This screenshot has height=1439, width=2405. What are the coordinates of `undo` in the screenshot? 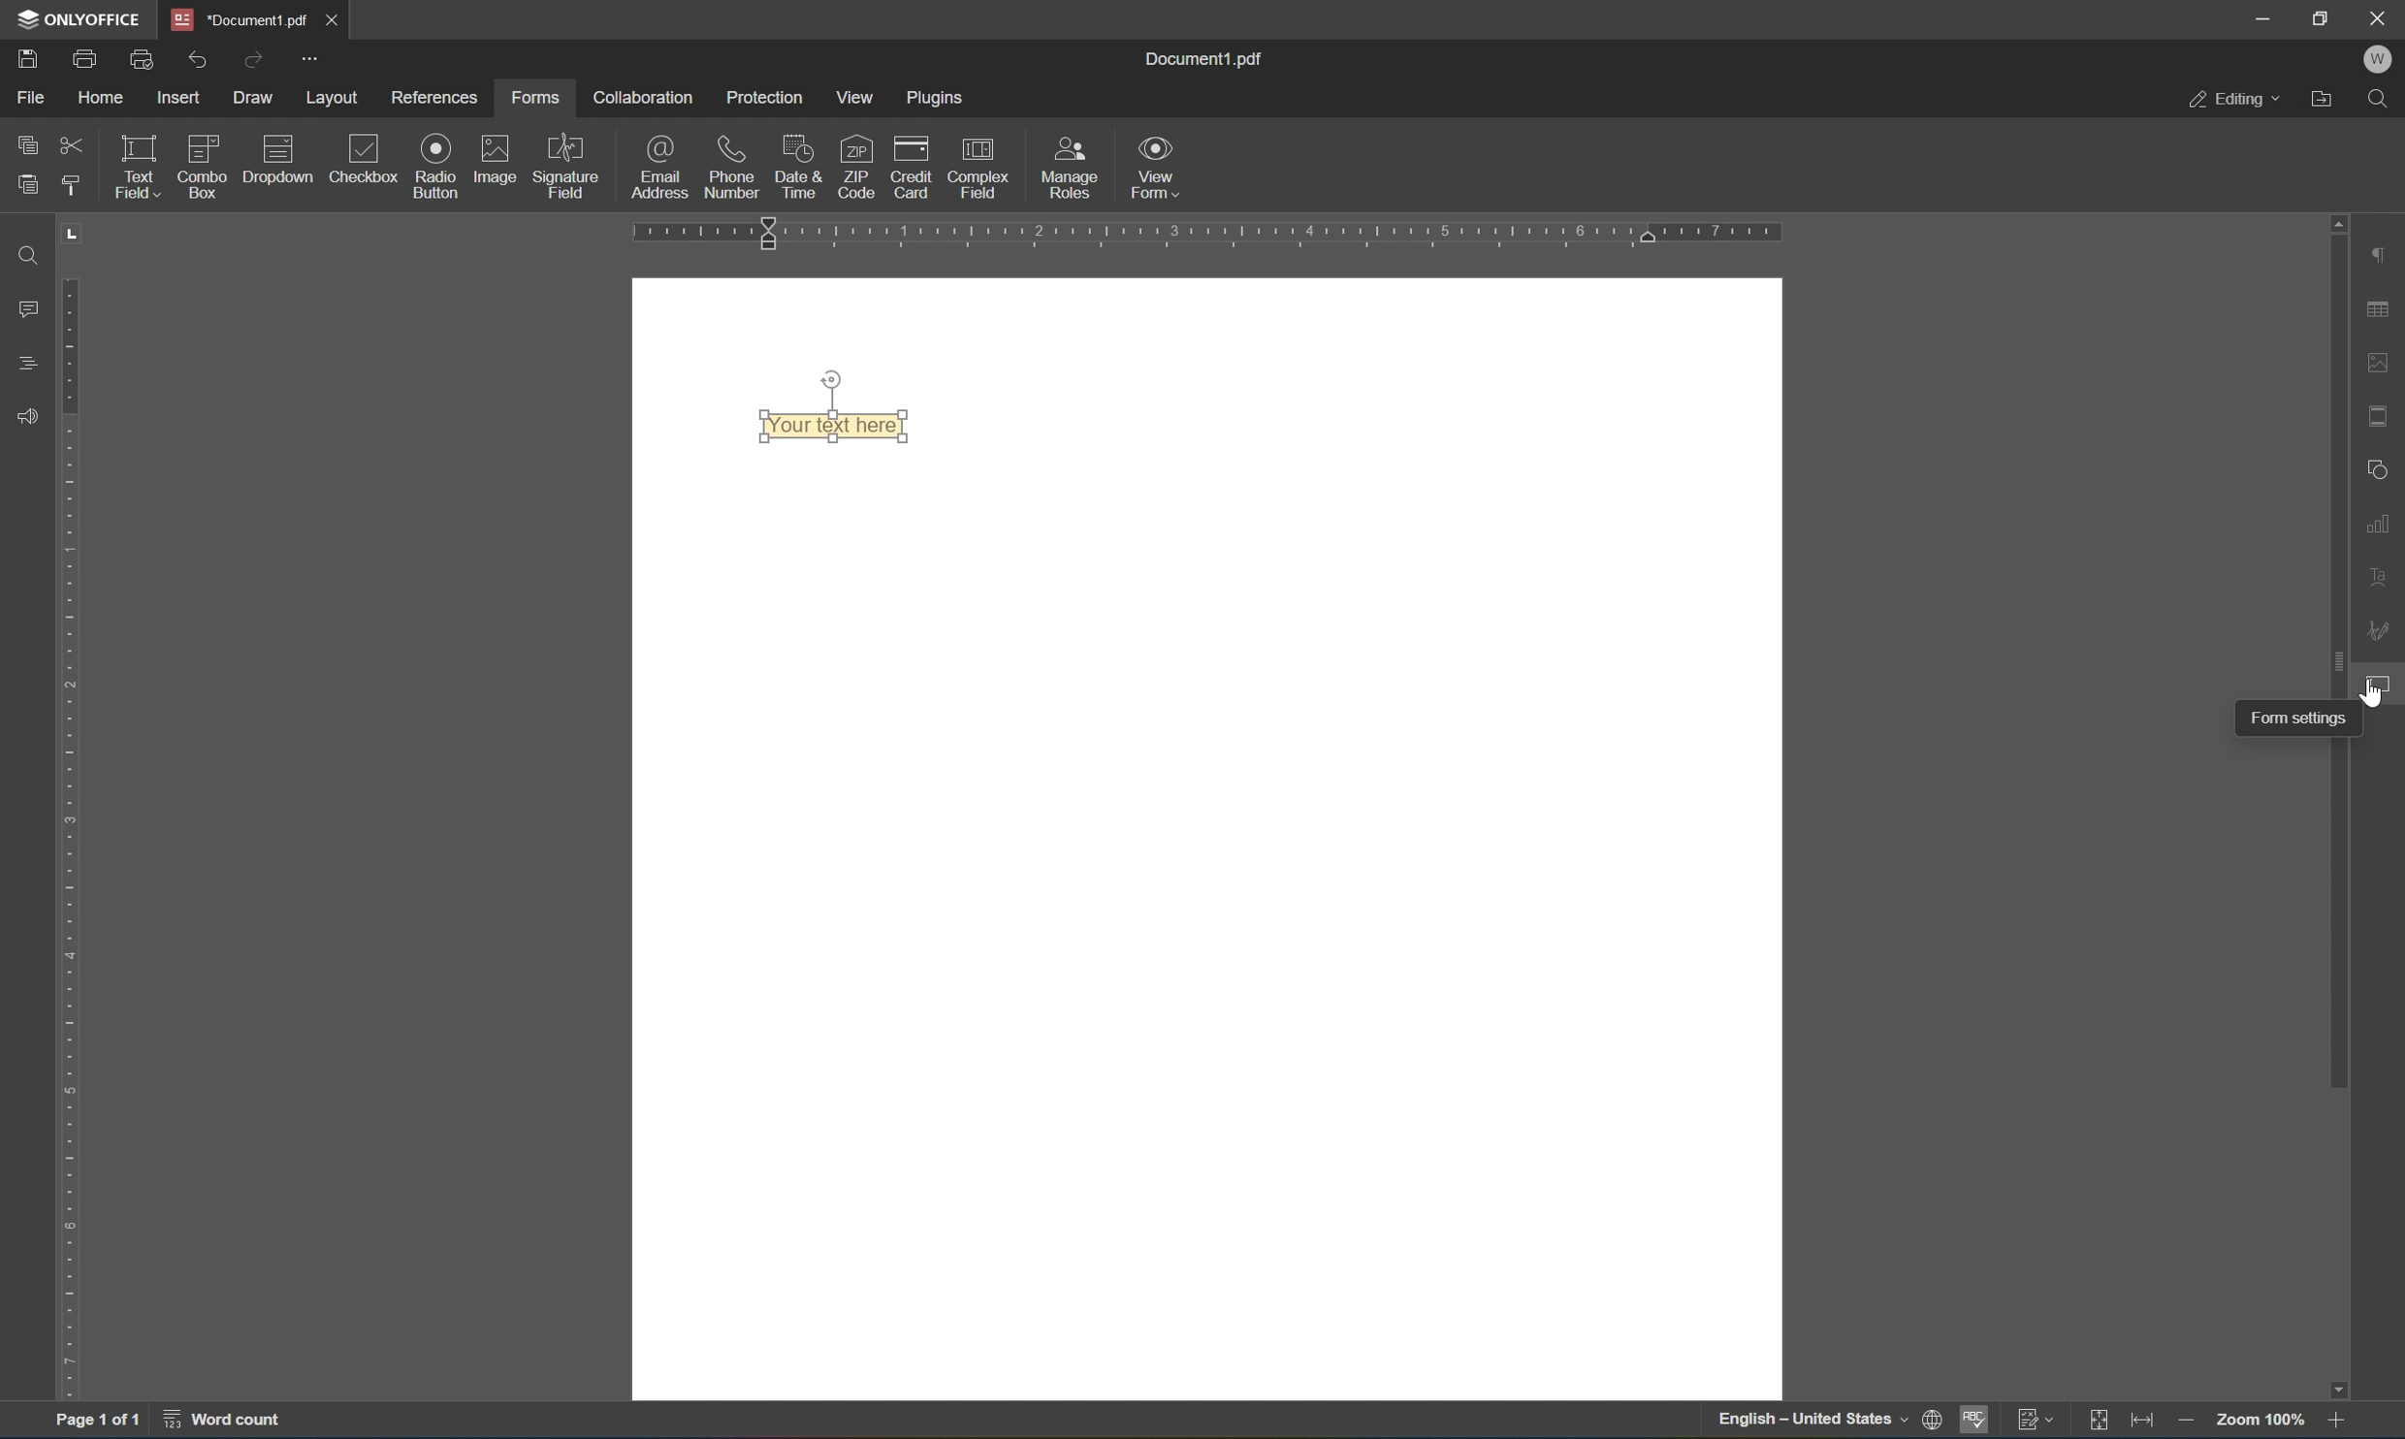 It's located at (199, 59).